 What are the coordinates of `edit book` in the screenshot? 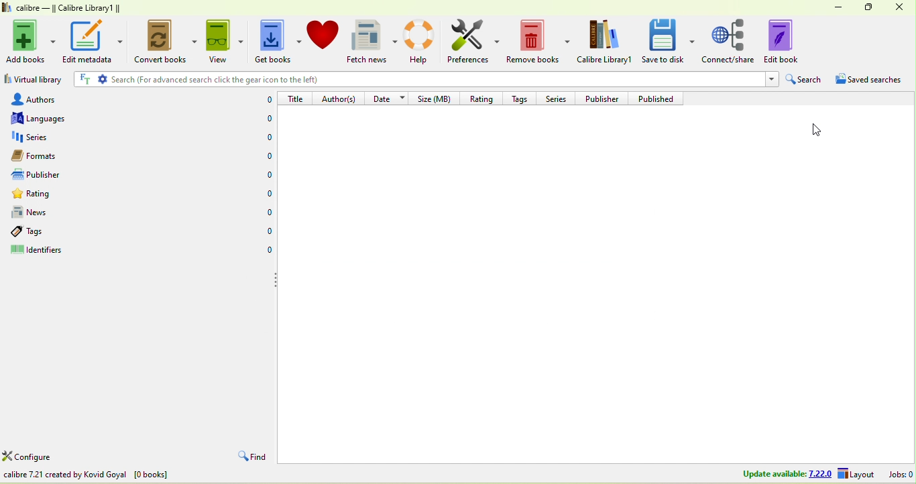 It's located at (791, 40).